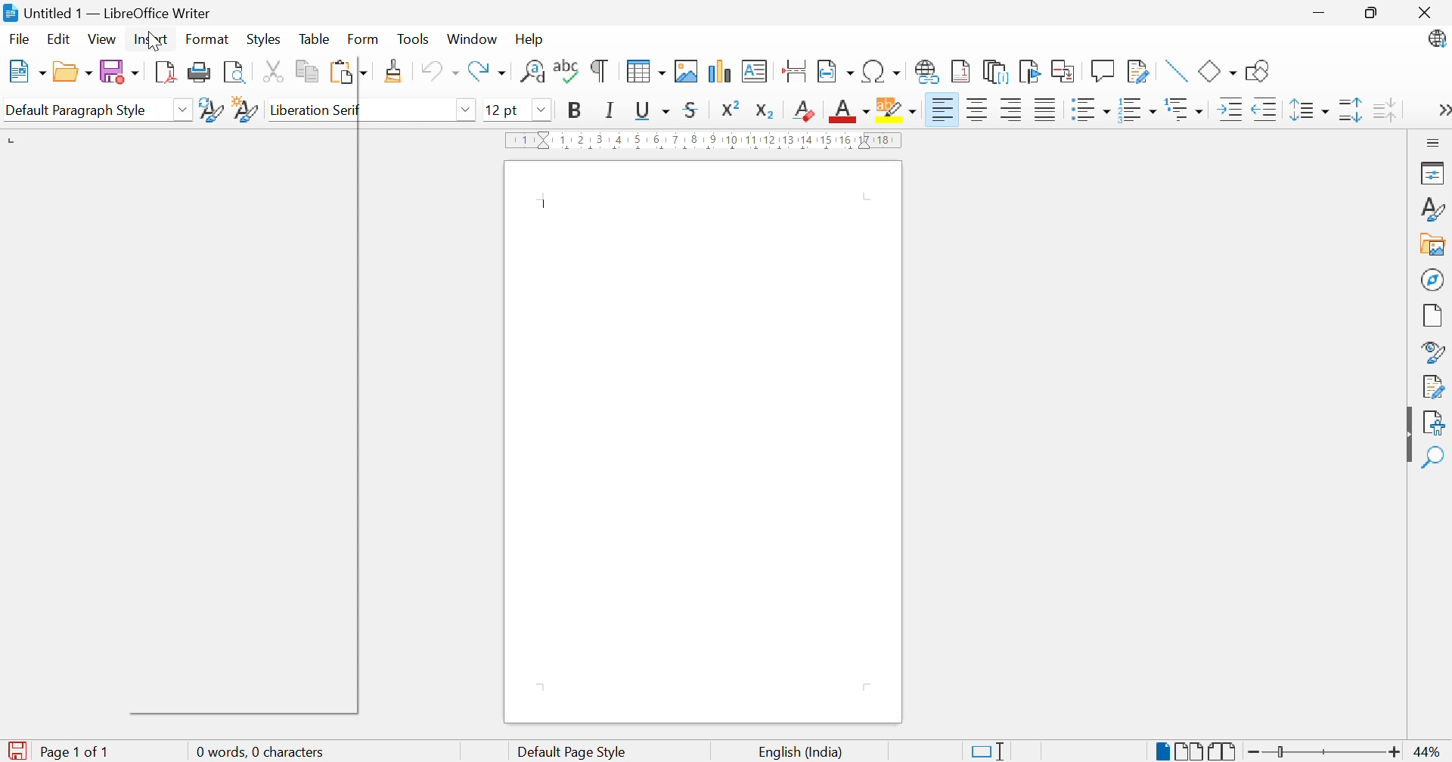 This screenshot has height=762, width=1452. What do you see at coordinates (1441, 110) in the screenshot?
I see `More` at bounding box center [1441, 110].